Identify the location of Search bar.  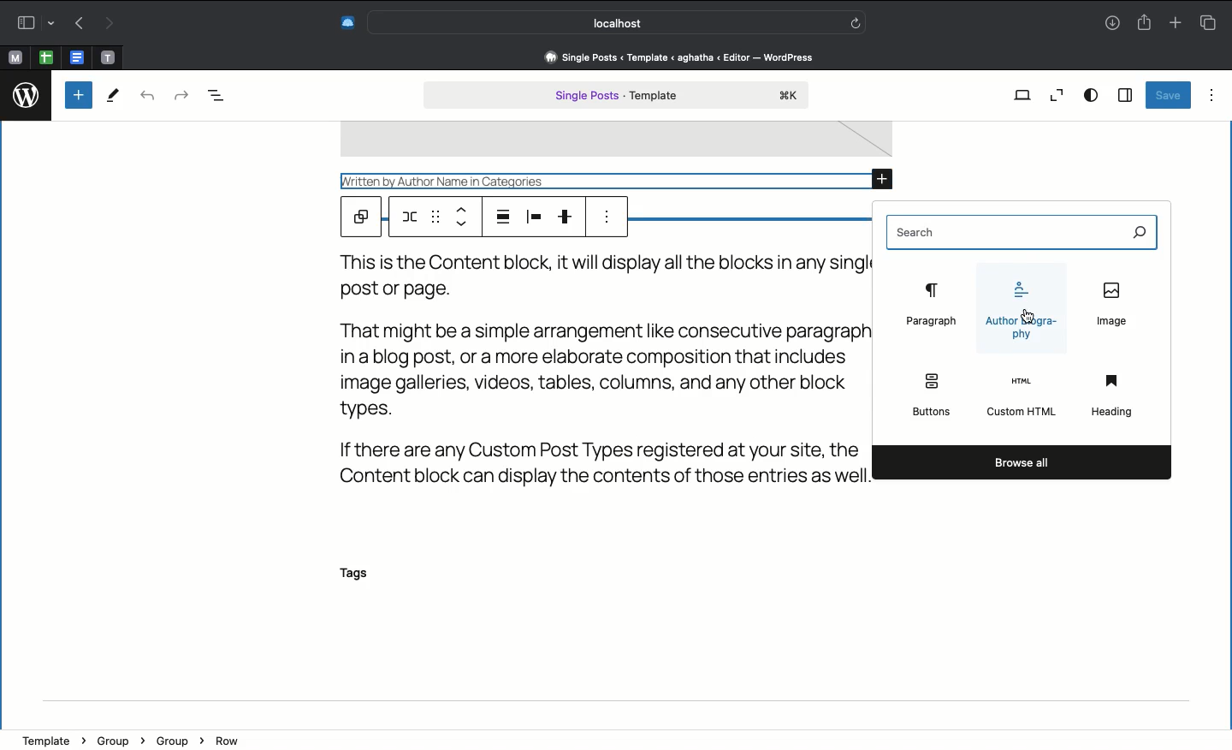
(619, 22).